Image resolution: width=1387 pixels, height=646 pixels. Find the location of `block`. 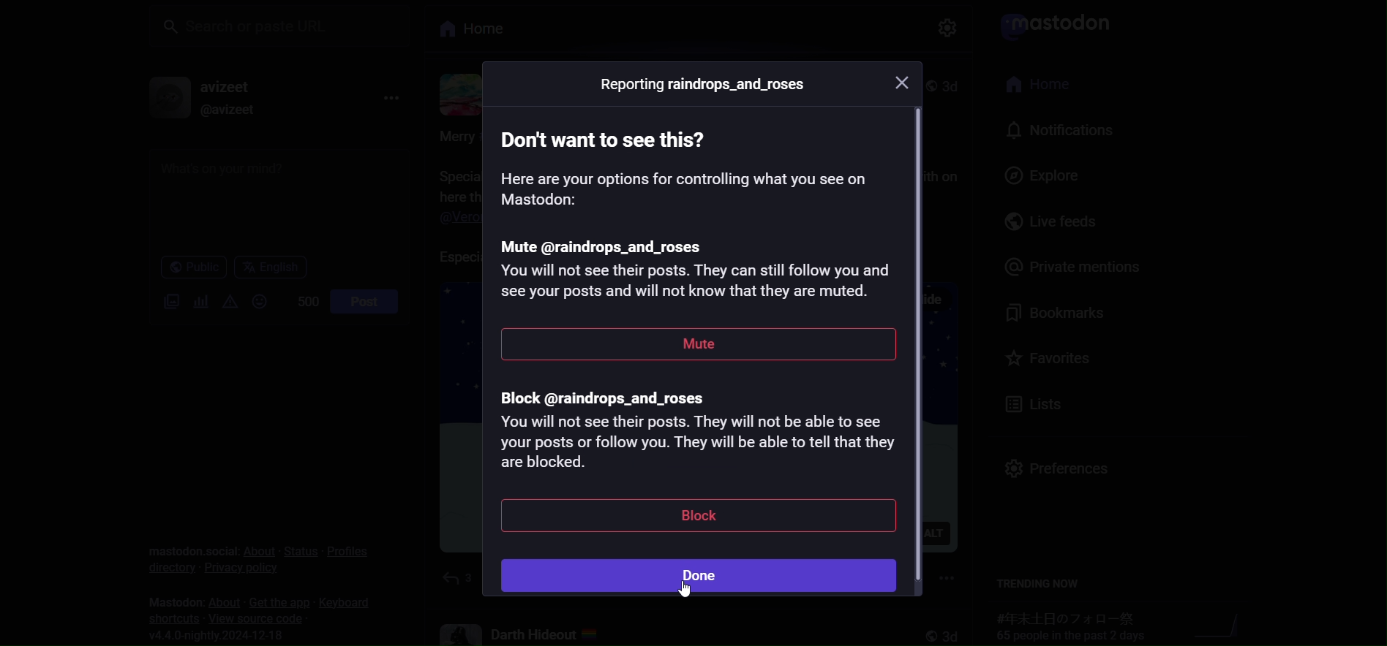

block is located at coordinates (697, 517).